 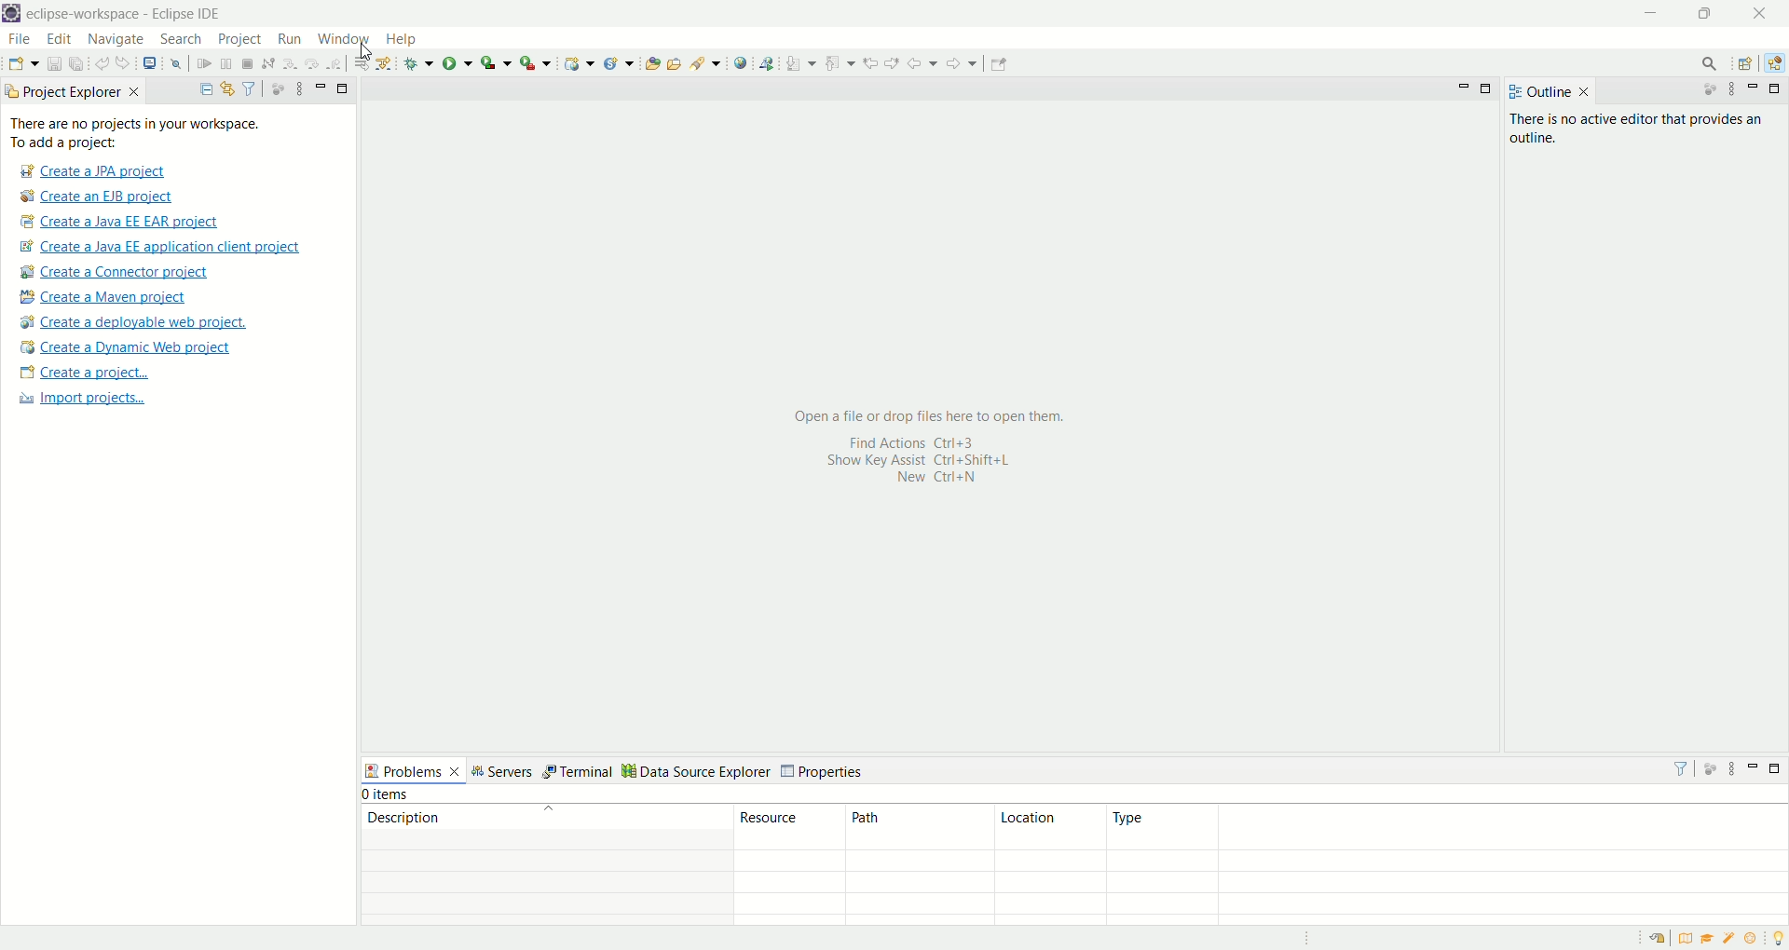 What do you see at coordinates (799, 62) in the screenshot?
I see `next annotations` at bounding box center [799, 62].